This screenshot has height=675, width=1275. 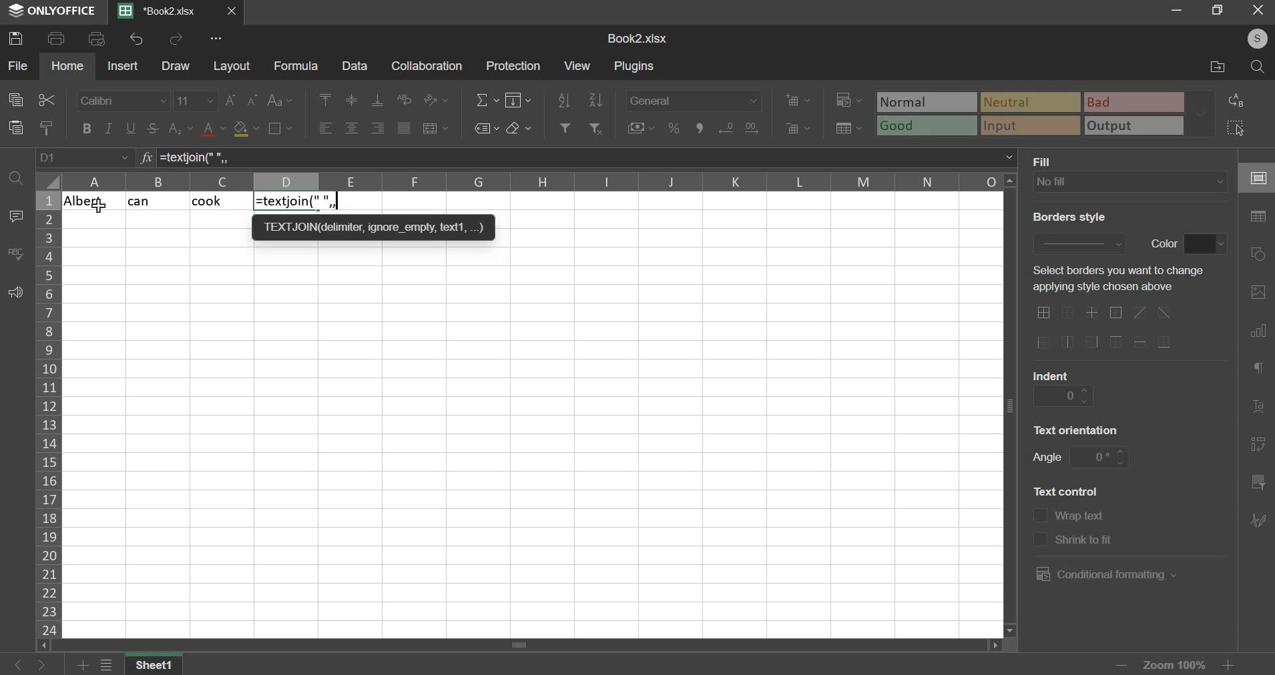 What do you see at coordinates (280, 127) in the screenshot?
I see `border` at bounding box center [280, 127].